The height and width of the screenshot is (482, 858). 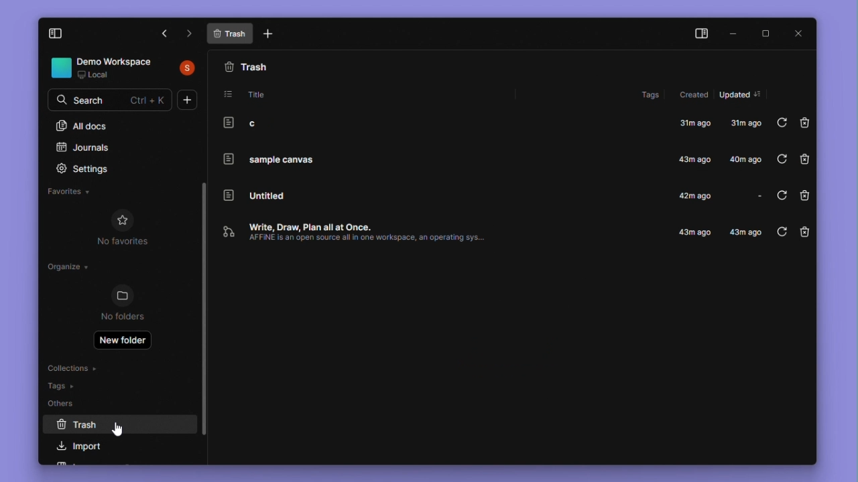 What do you see at coordinates (70, 268) in the screenshot?
I see `Organise` at bounding box center [70, 268].